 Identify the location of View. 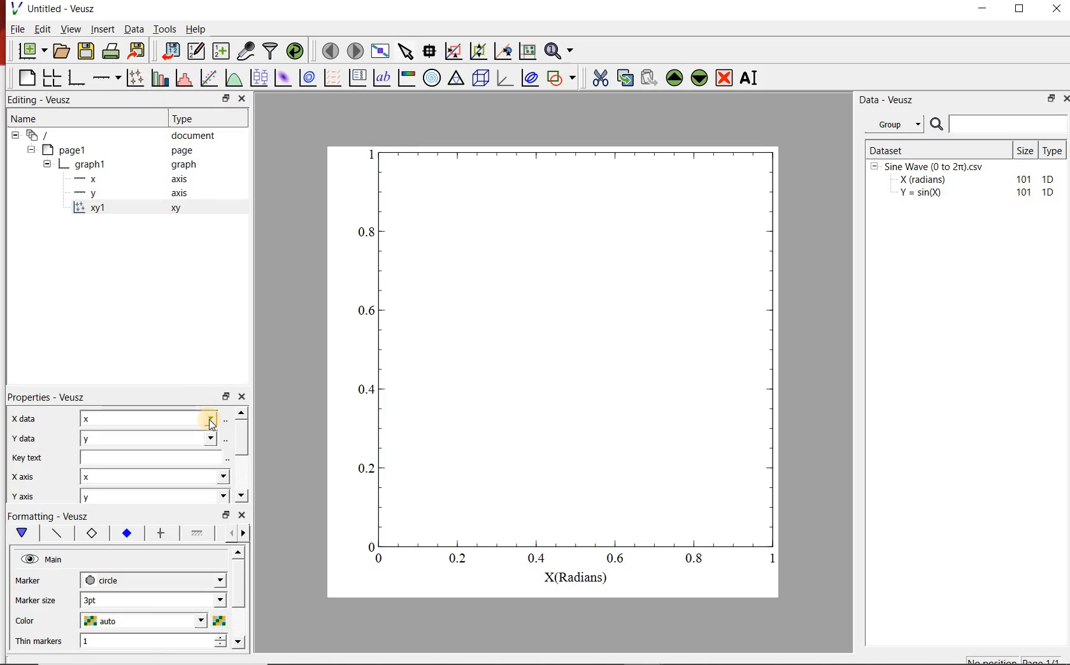
(71, 29).